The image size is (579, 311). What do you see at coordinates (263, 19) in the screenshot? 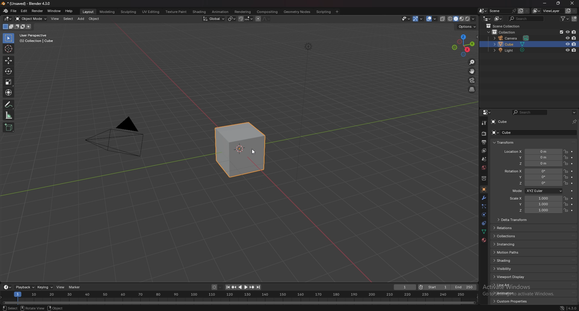
I see `proportional editing objcets` at bounding box center [263, 19].